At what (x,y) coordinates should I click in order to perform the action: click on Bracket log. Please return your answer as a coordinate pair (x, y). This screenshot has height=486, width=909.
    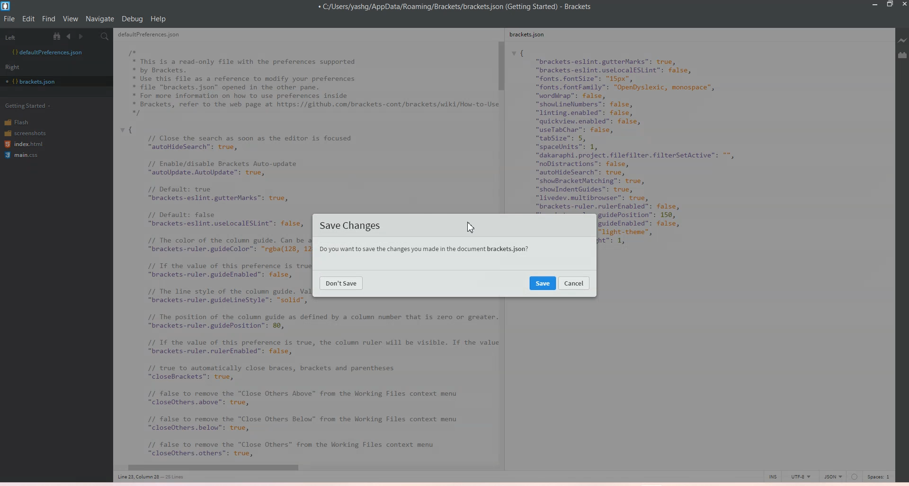
    Looking at the image, I should click on (7, 6).